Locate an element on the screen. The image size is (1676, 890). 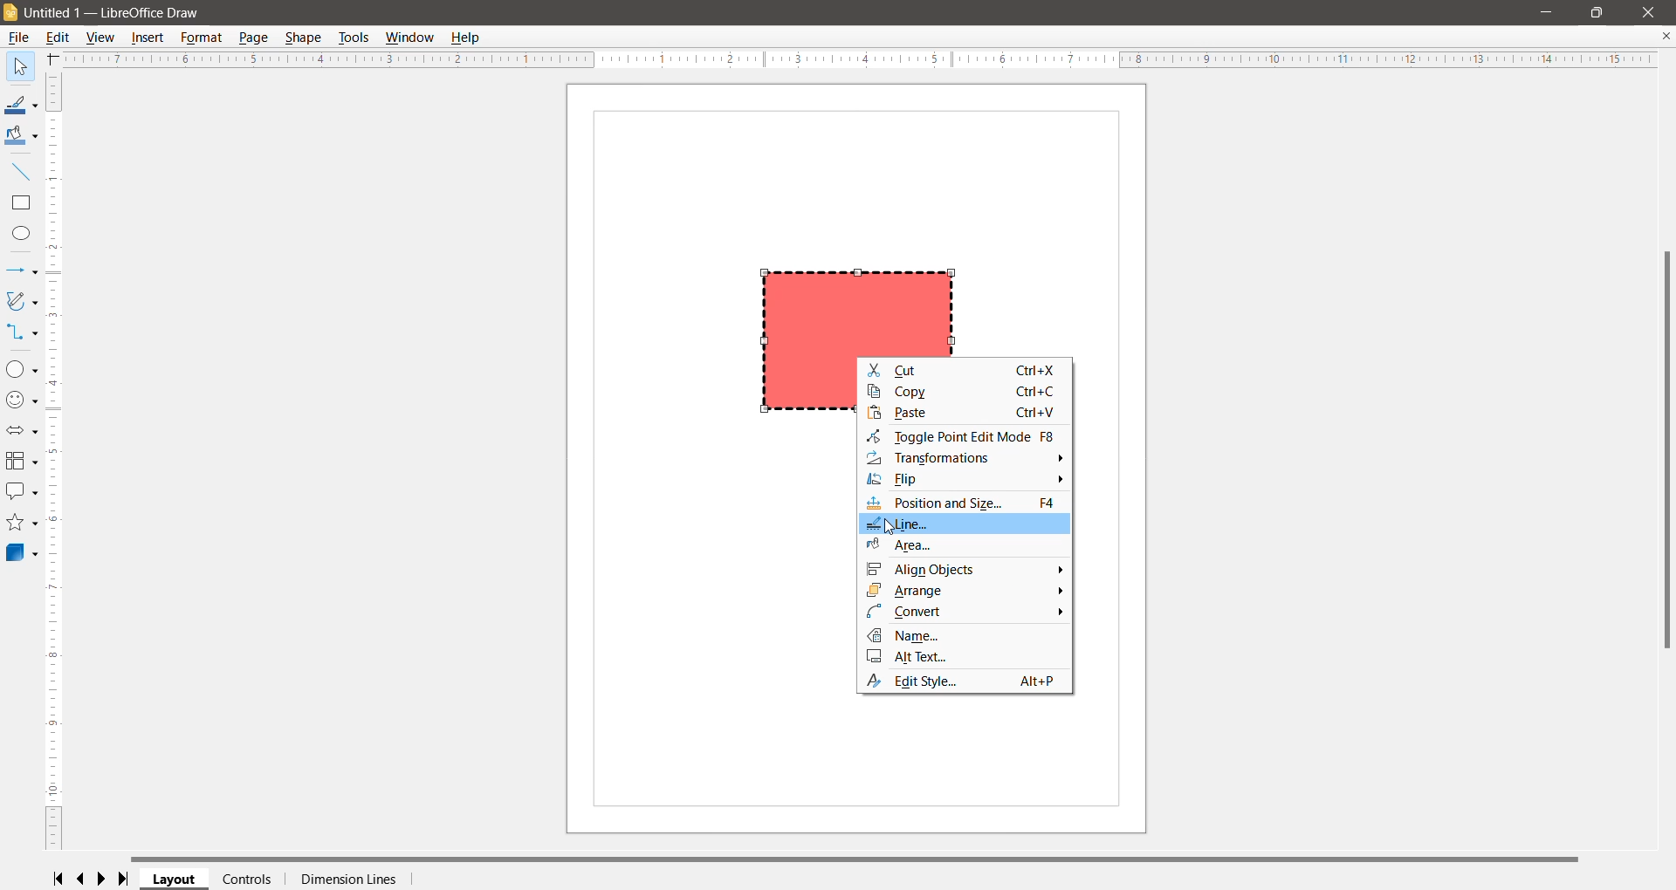
Horizontal Scroll Bar is located at coordinates (857, 859).